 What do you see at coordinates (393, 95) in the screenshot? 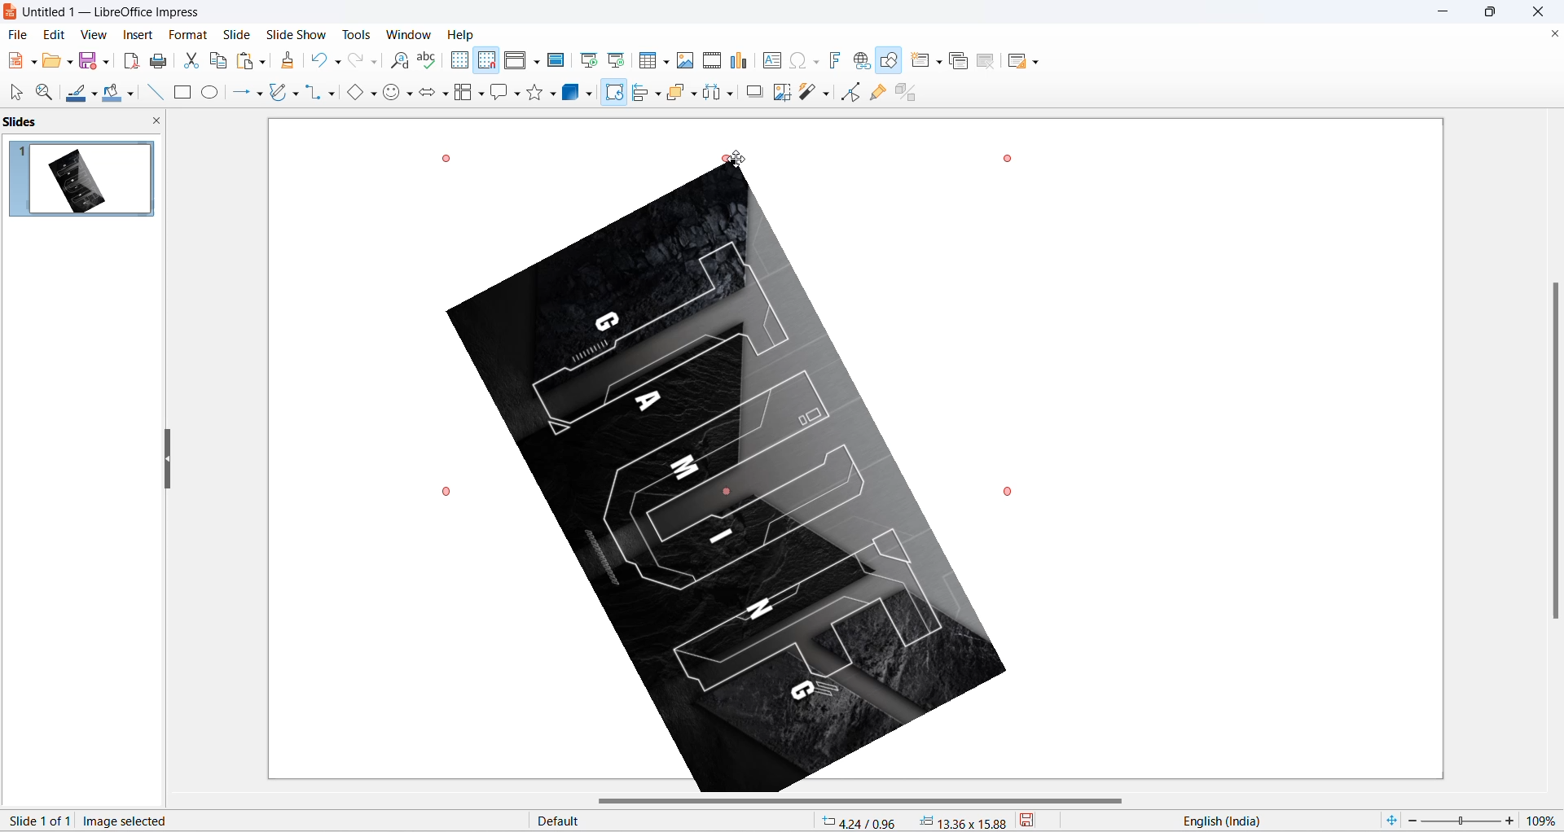
I see `symbol shapes` at bounding box center [393, 95].